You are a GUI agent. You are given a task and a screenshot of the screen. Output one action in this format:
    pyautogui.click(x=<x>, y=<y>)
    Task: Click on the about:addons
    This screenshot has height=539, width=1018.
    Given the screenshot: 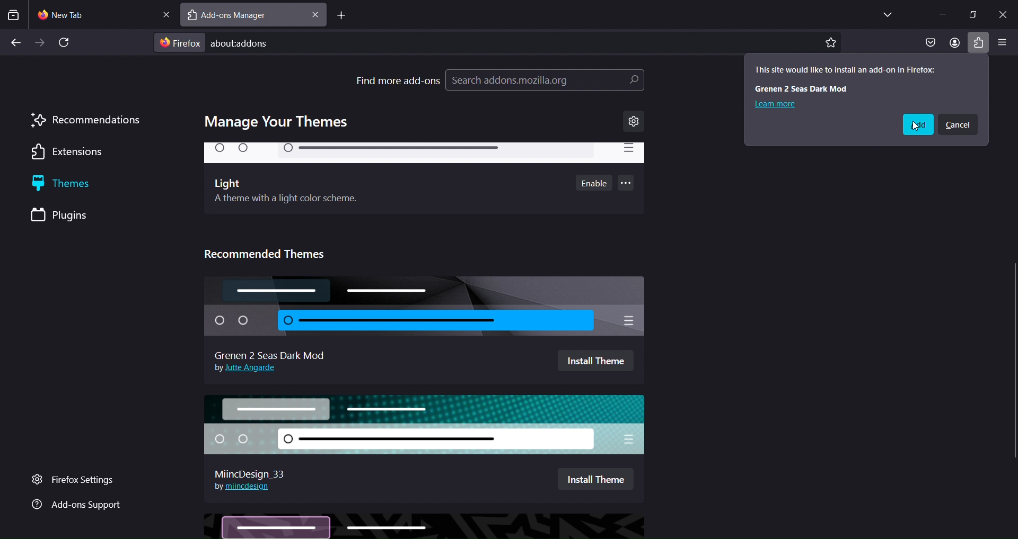 What is the action you would take?
    pyautogui.click(x=255, y=42)
    